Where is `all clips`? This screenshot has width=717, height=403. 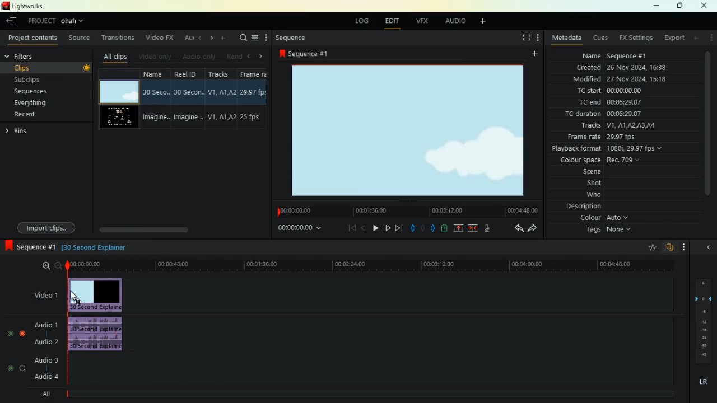 all clips is located at coordinates (118, 57).